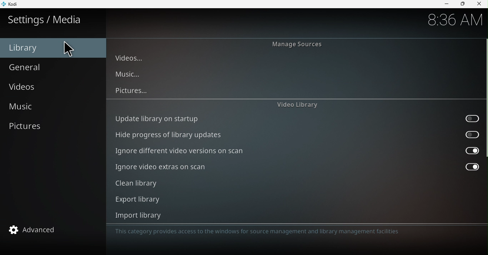 The height and width of the screenshot is (255, 488). What do you see at coordinates (297, 105) in the screenshot?
I see `Video library` at bounding box center [297, 105].